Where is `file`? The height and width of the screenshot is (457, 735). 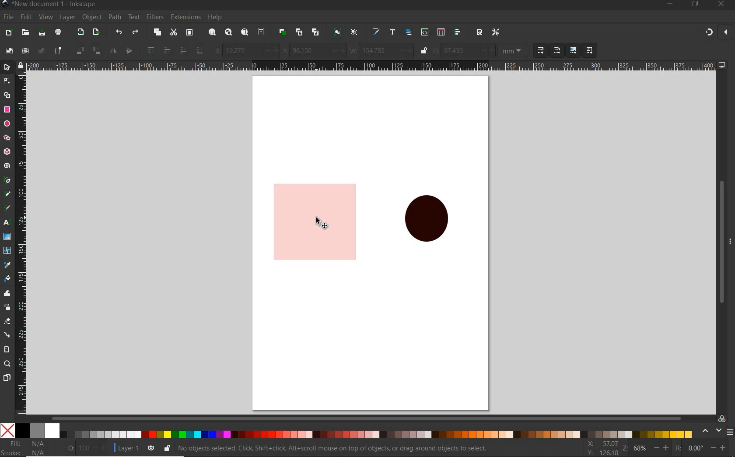
file is located at coordinates (8, 17).